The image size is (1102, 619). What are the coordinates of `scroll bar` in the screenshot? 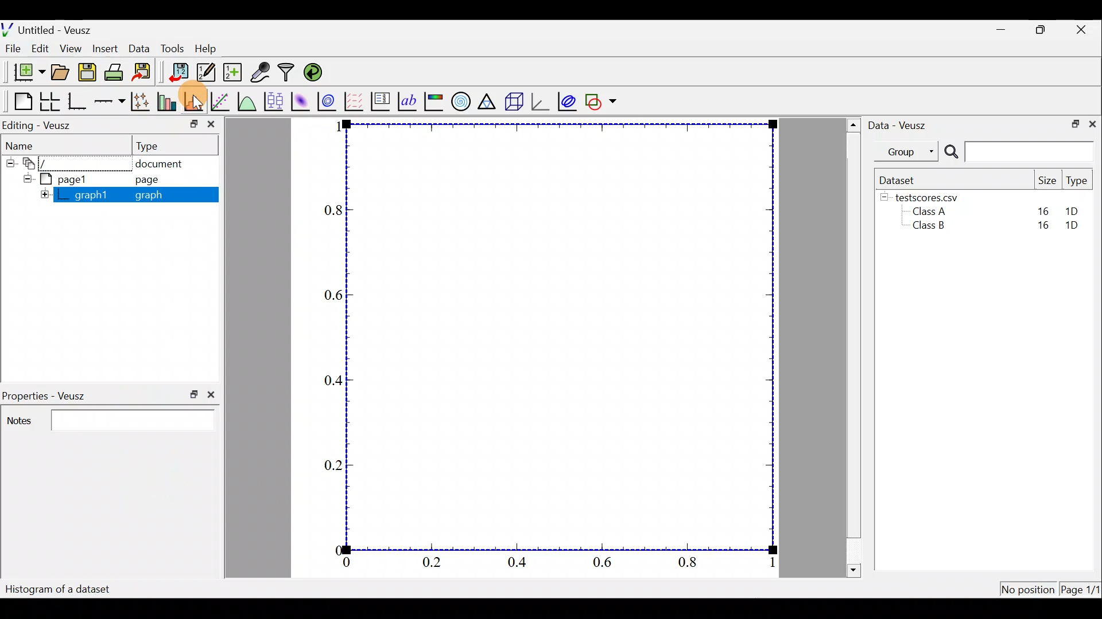 It's located at (851, 348).